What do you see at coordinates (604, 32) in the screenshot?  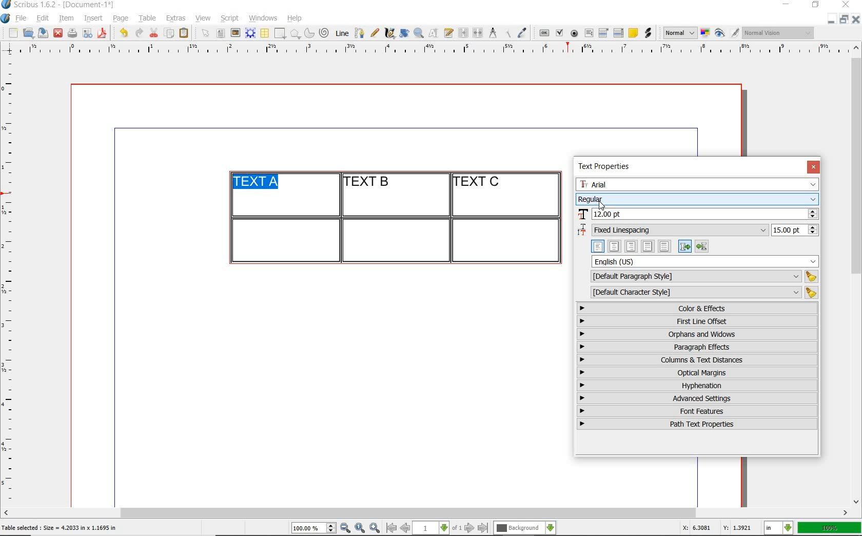 I see `pdf combo box` at bounding box center [604, 32].